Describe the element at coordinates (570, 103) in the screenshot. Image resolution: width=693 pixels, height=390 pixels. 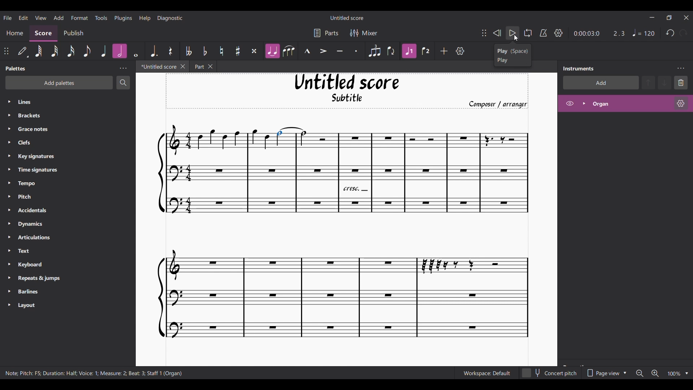
I see `Hide Organ on score` at that location.